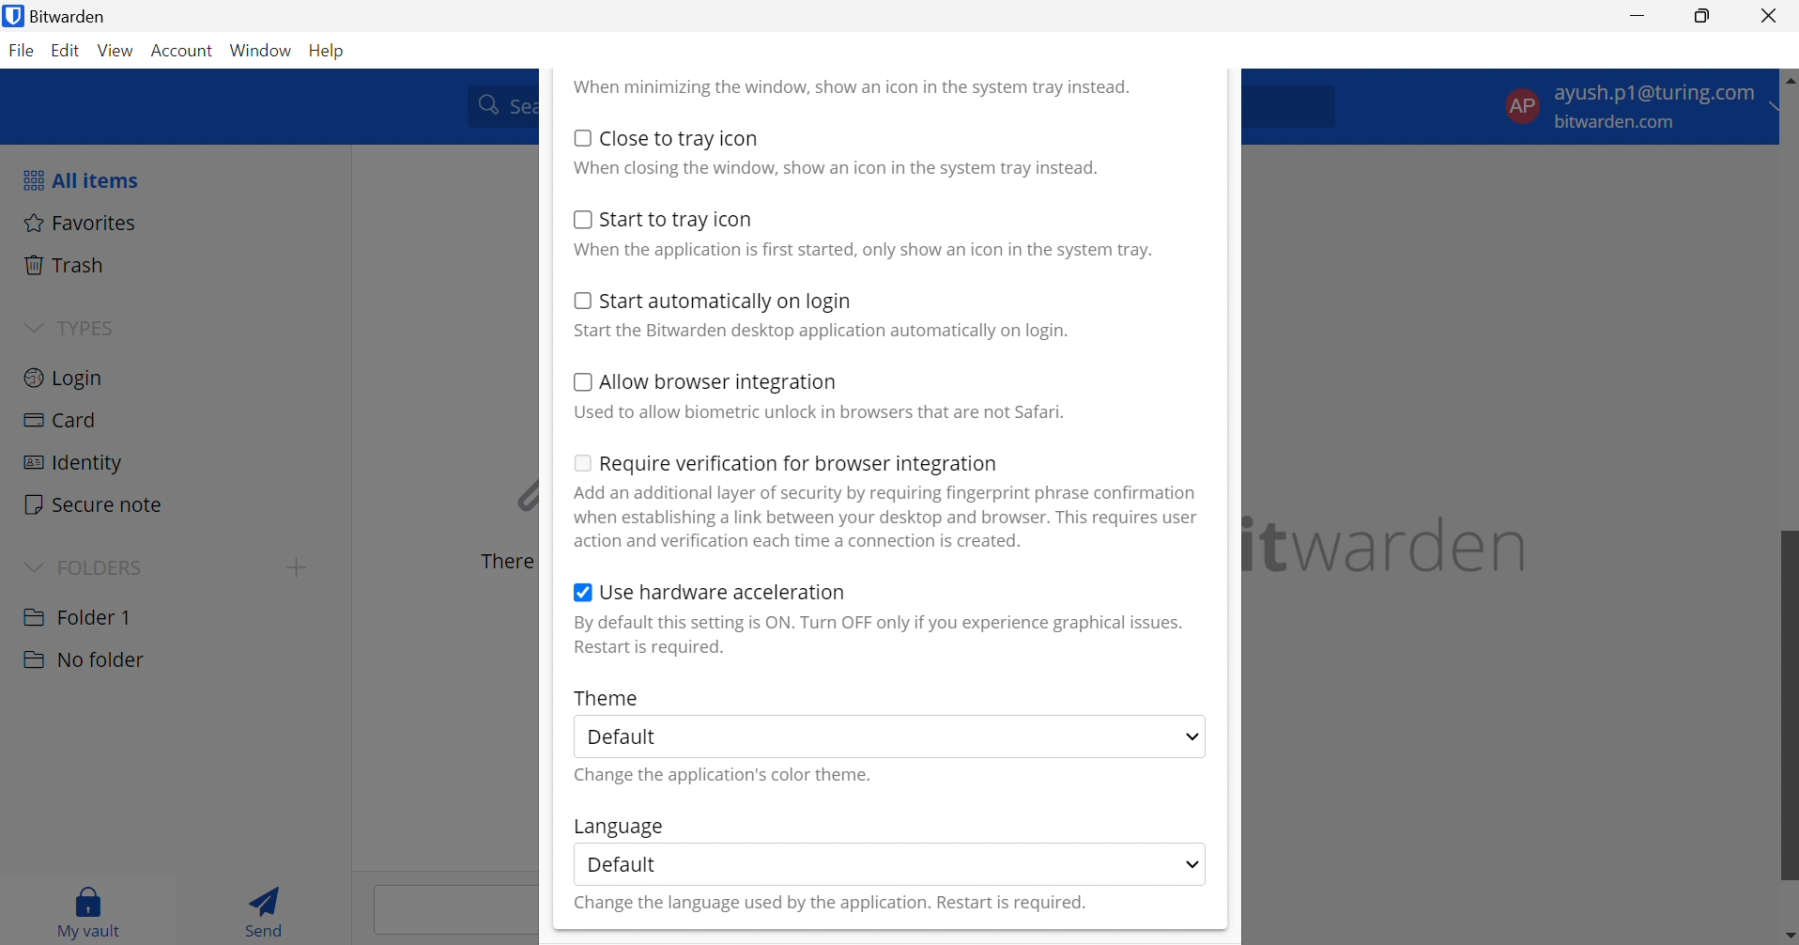 The height and width of the screenshot is (945, 1799). Describe the element at coordinates (63, 421) in the screenshot. I see `Card` at that location.